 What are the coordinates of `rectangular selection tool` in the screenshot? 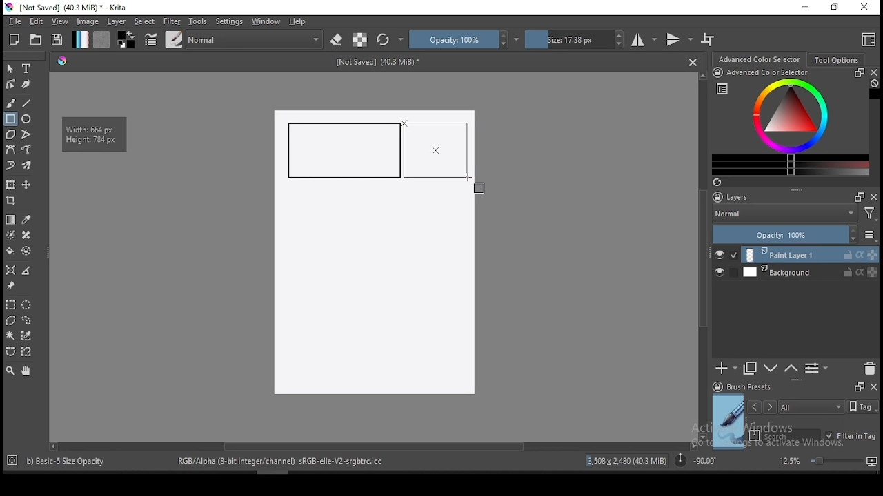 It's located at (10, 304).